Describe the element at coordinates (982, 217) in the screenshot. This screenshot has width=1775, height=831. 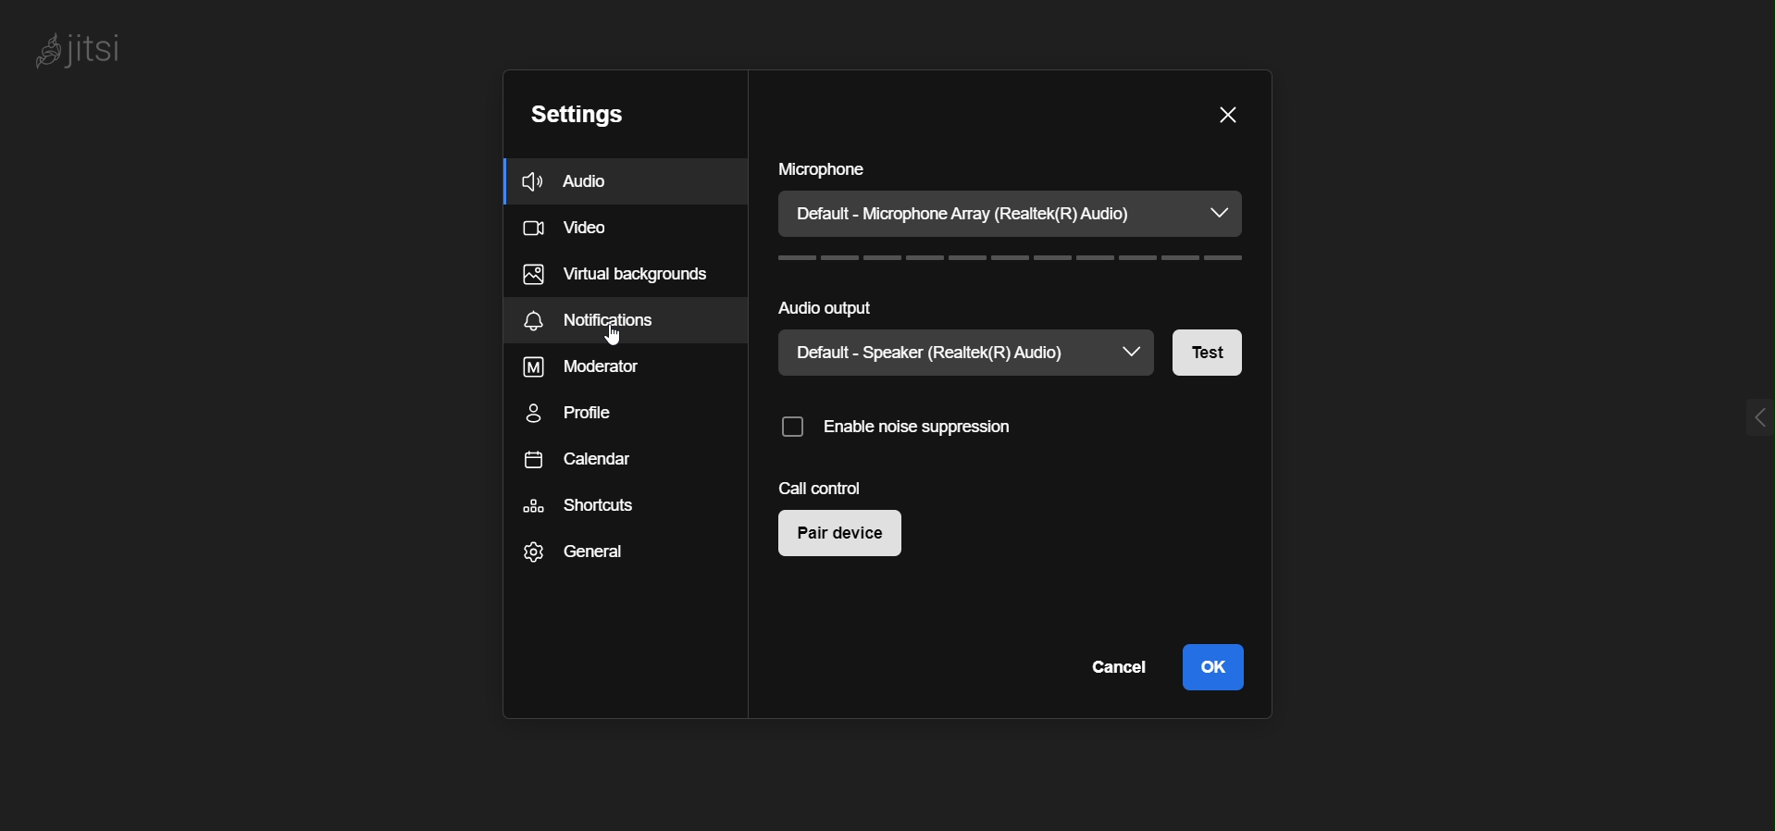
I see `current microphone` at that location.